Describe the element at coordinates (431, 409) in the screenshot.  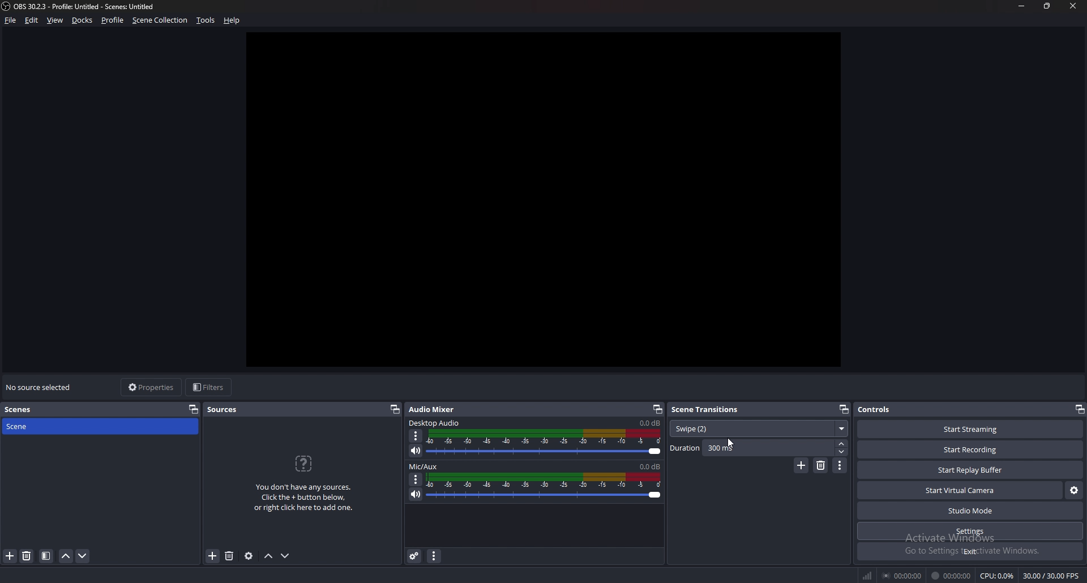
I see `audio mixer` at that location.